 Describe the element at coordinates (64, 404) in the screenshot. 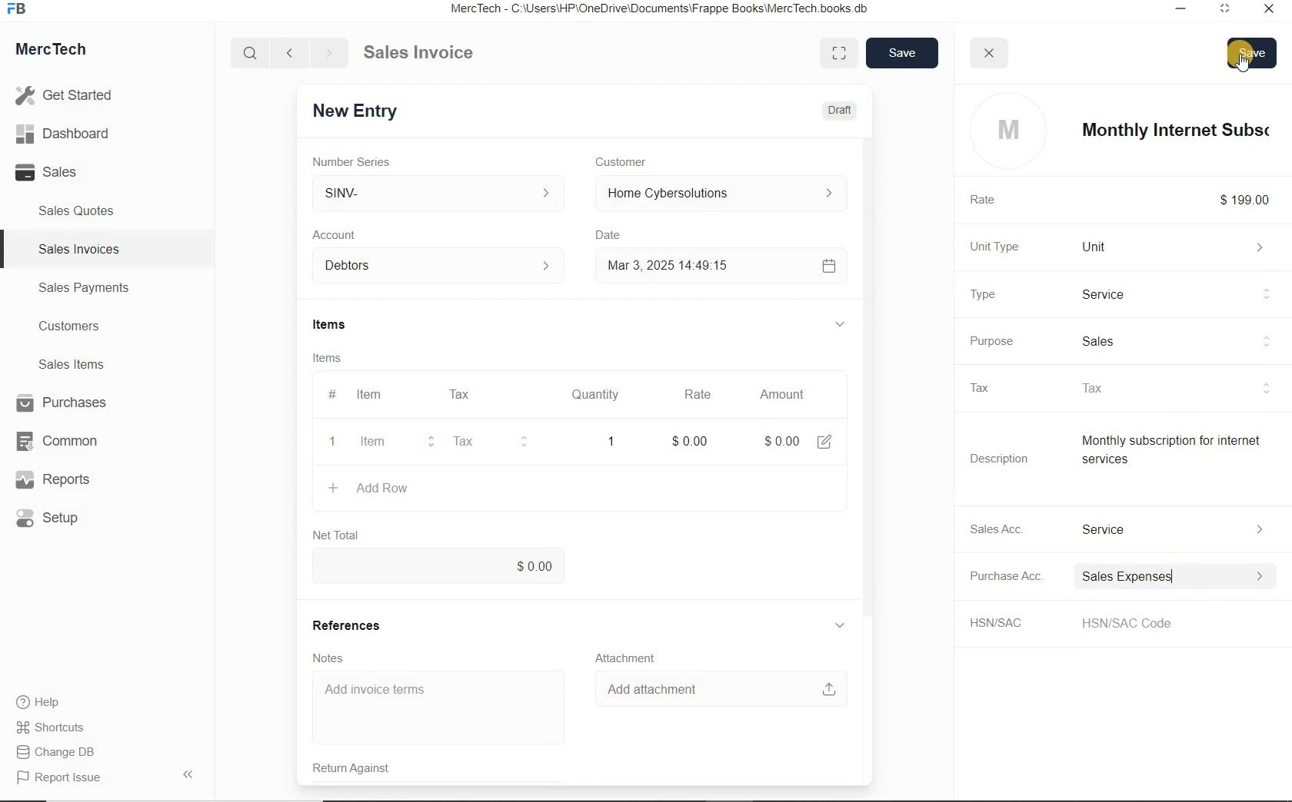

I see `Purchases` at that location.